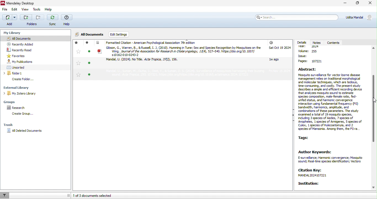 This screenshot has height=199, width=377. I want to click on year, so click(310, 47).